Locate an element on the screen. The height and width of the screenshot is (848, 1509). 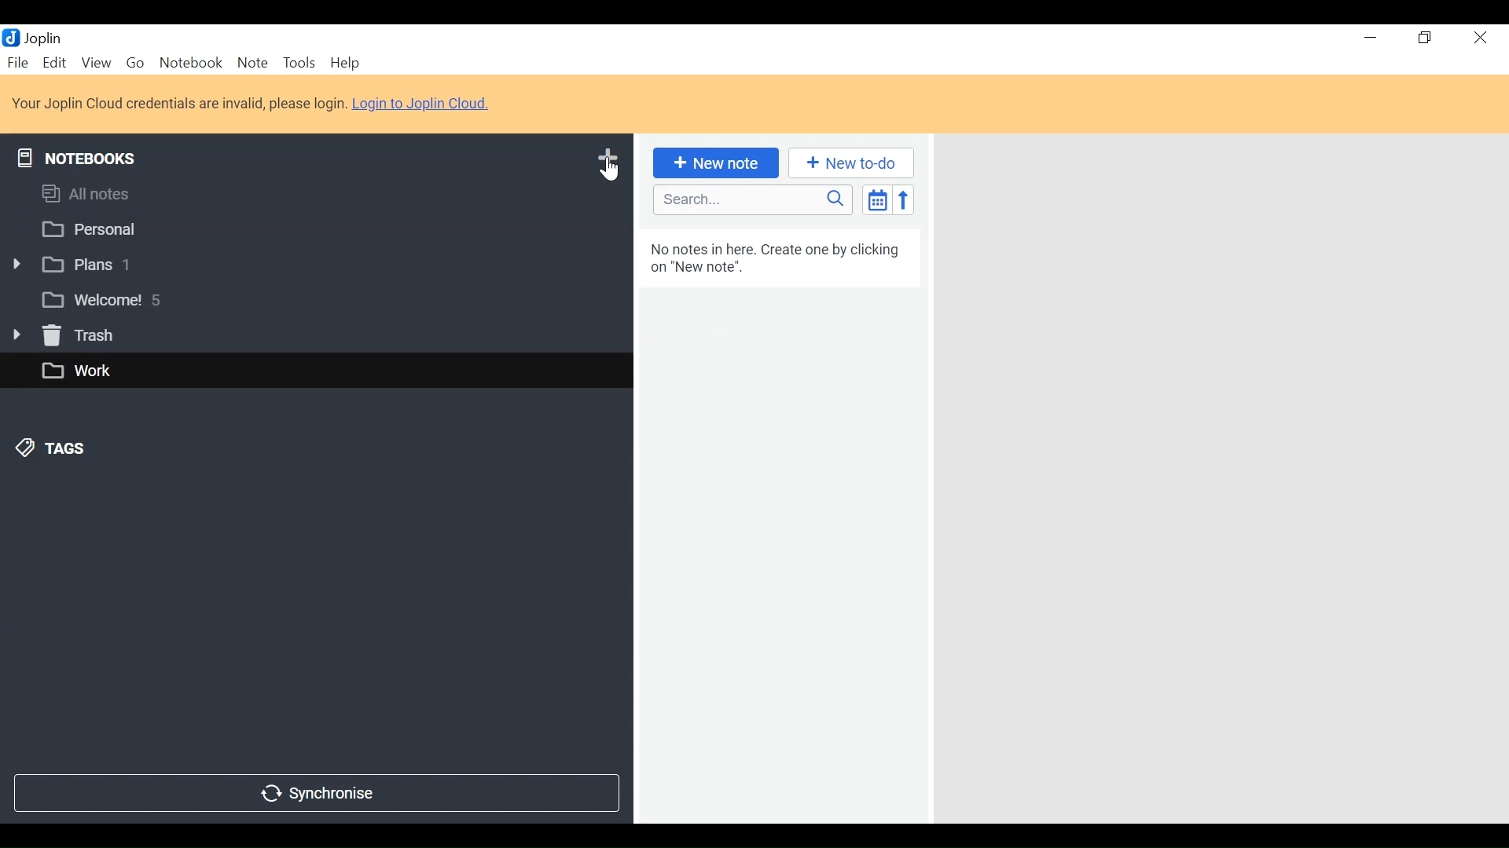
File is located at coordinates (17, 61).